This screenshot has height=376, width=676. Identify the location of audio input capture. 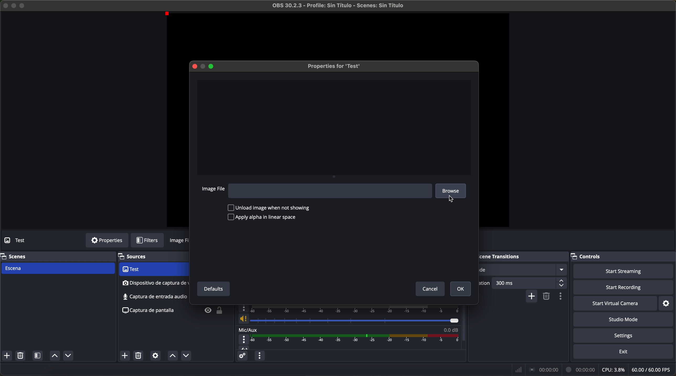
(154, 283).